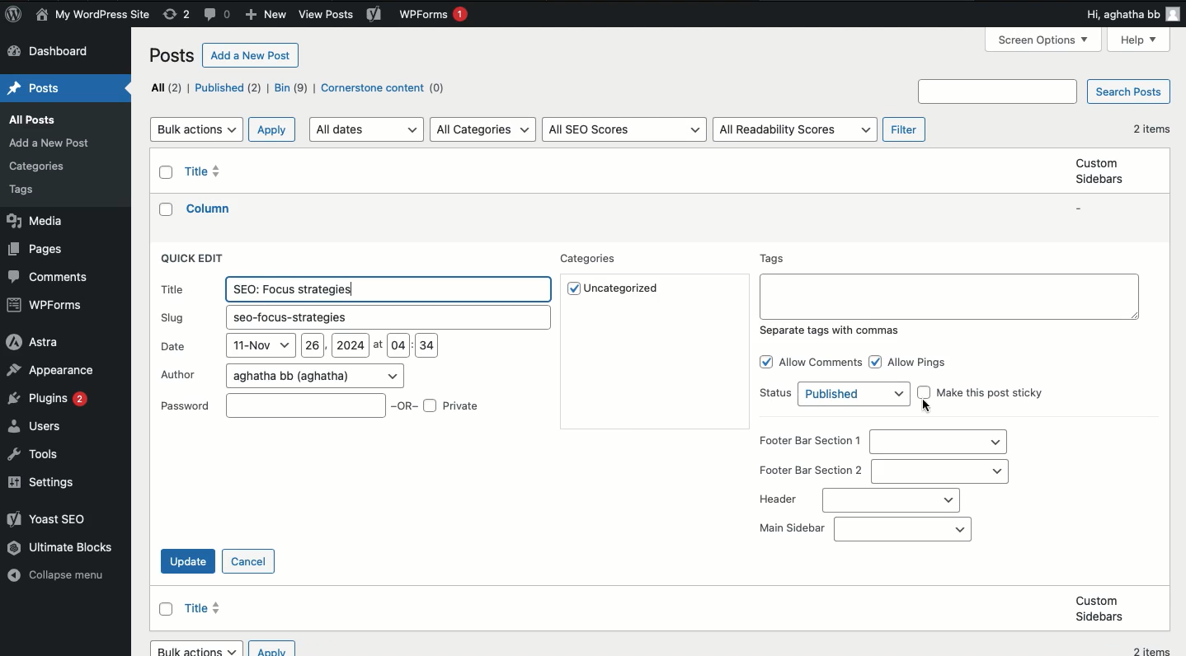 This screenshot has width=1186, height=656. What do you see at coordinates (919, 363) in the screenshot?
I see `All pings` at bounding box center [919, 363].